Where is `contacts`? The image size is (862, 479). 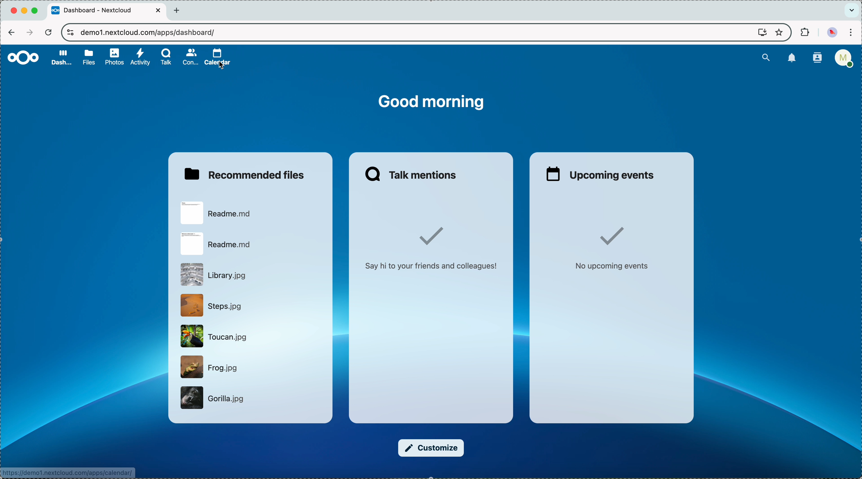
contacts is located at coordinates (815, 59).